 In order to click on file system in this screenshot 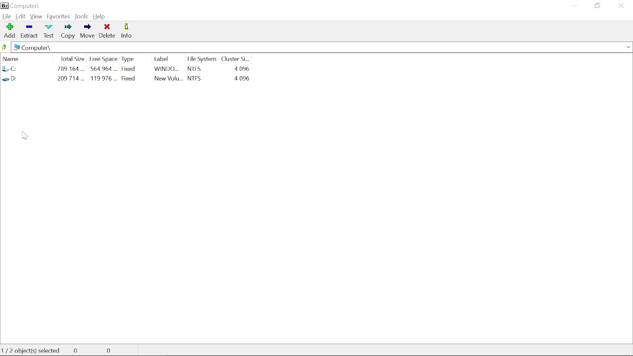, I will do `click(202, 58)`.